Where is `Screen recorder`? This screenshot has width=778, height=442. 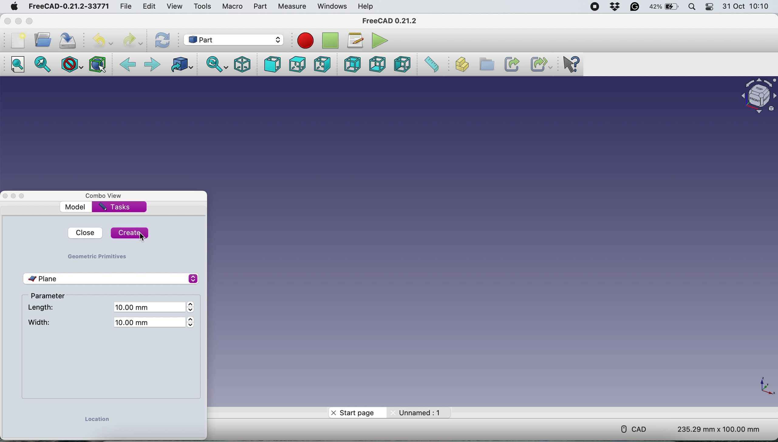
Screen recorder is located at coordinates (596, 6).